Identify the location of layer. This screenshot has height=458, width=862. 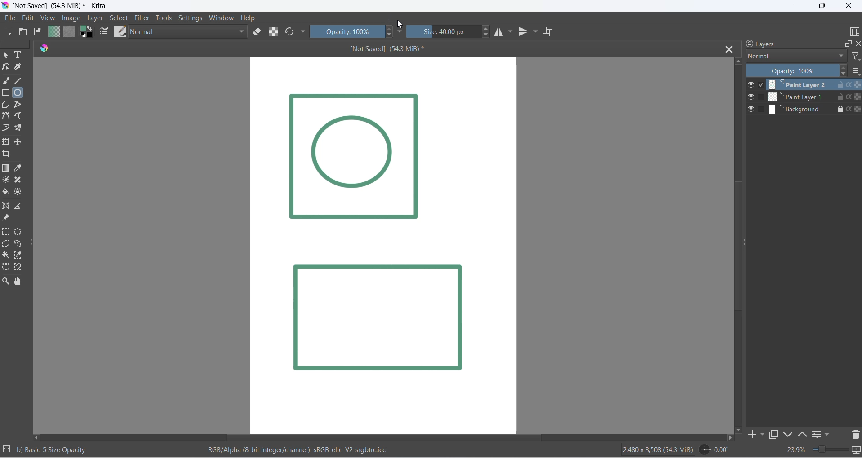
(98, 19).